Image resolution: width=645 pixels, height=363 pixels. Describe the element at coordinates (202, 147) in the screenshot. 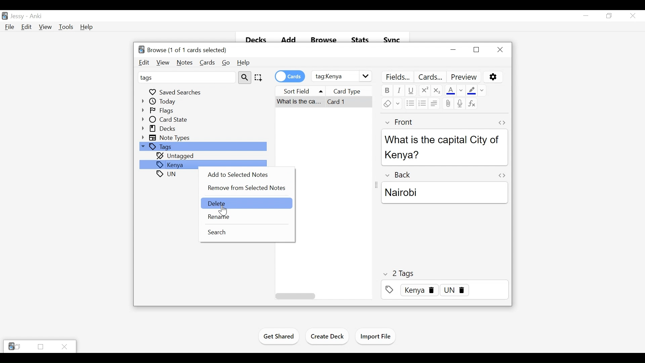

I see `Tags` at that location.